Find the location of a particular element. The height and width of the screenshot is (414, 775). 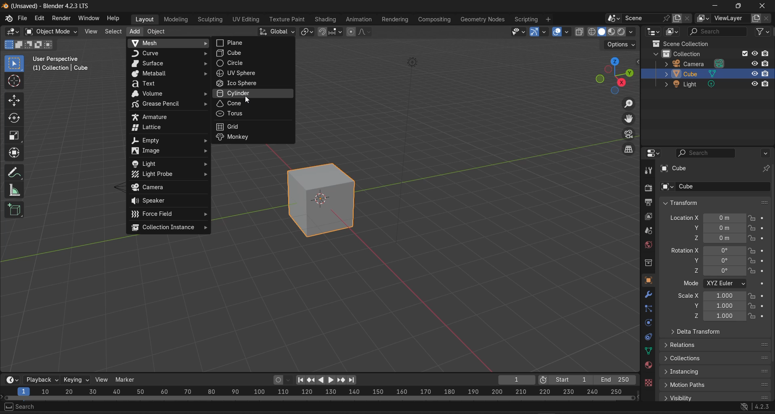

use preview range is located at coordinates (547, 378).